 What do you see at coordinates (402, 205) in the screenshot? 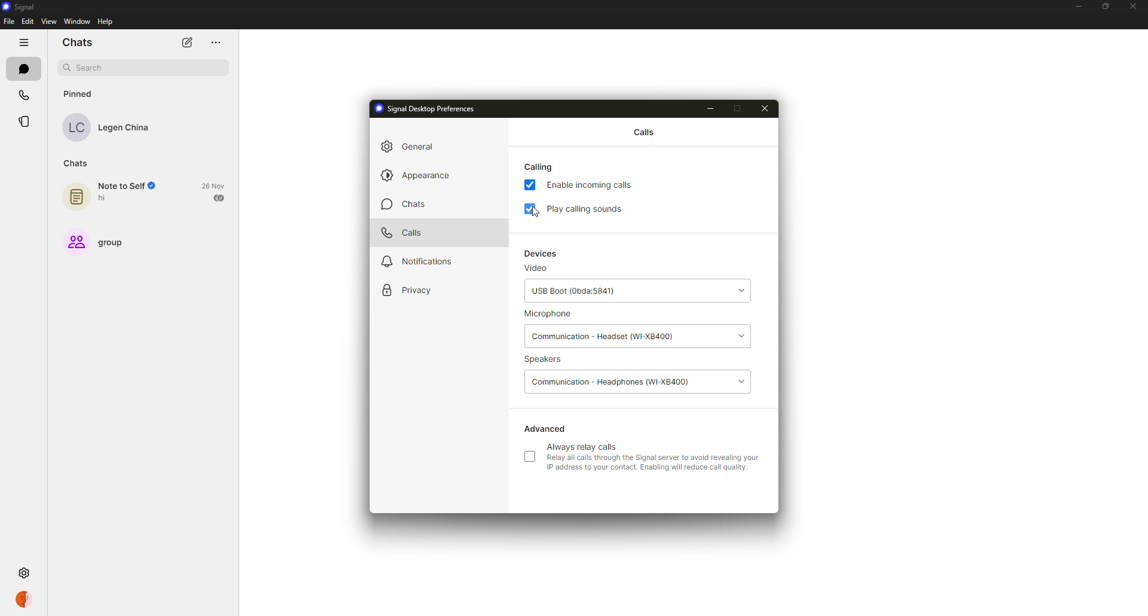
I see `chats` at bounding box center [402, 205].